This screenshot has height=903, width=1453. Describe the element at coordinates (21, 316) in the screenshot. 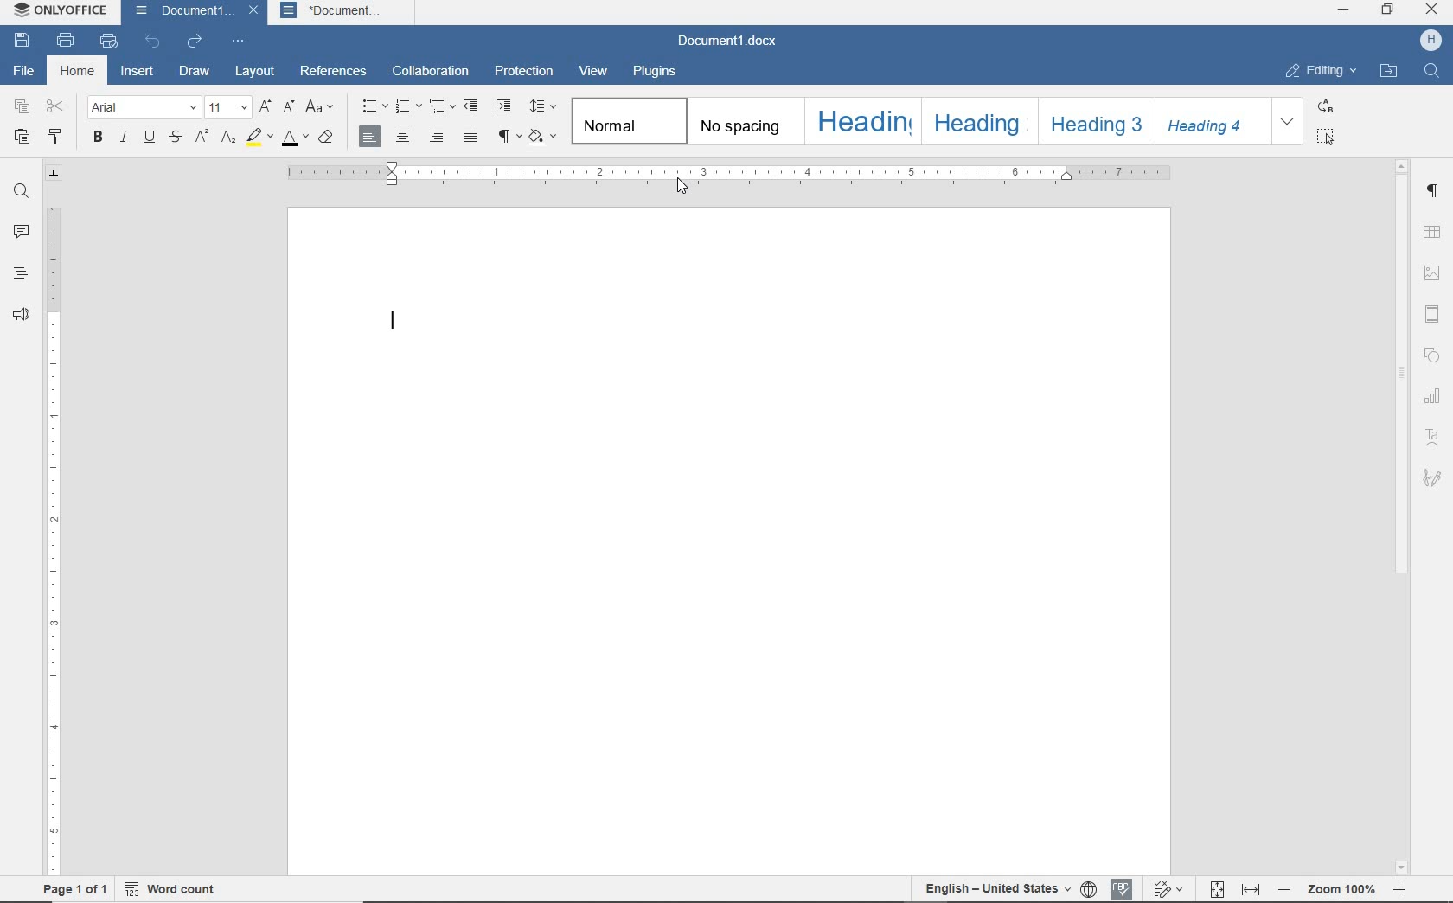

I see `FEEDBACK & SUPPORT` at that location.